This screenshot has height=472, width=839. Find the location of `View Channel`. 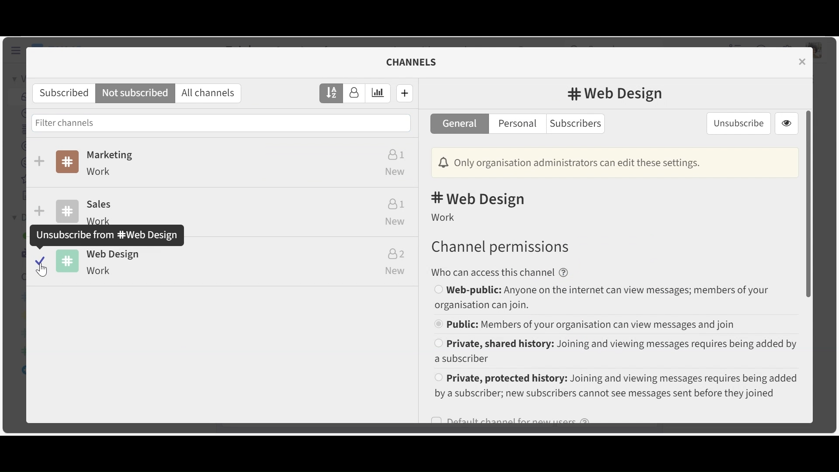

View Channel is located at coordinates (786, 123).